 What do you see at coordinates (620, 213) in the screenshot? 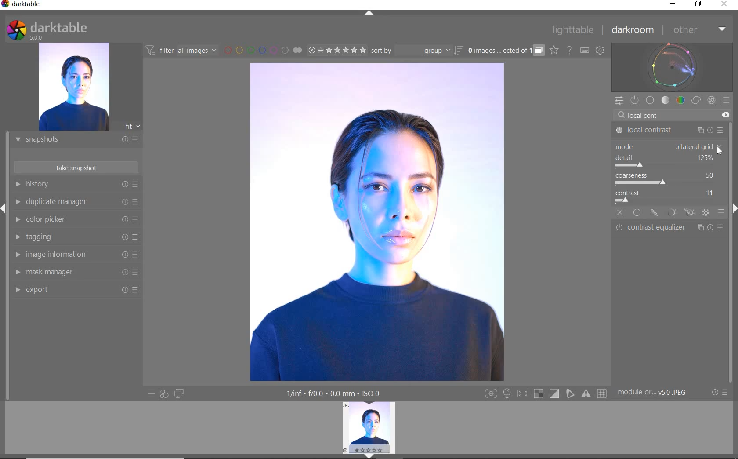
I see `OFF` at bounding box center [620, 213].